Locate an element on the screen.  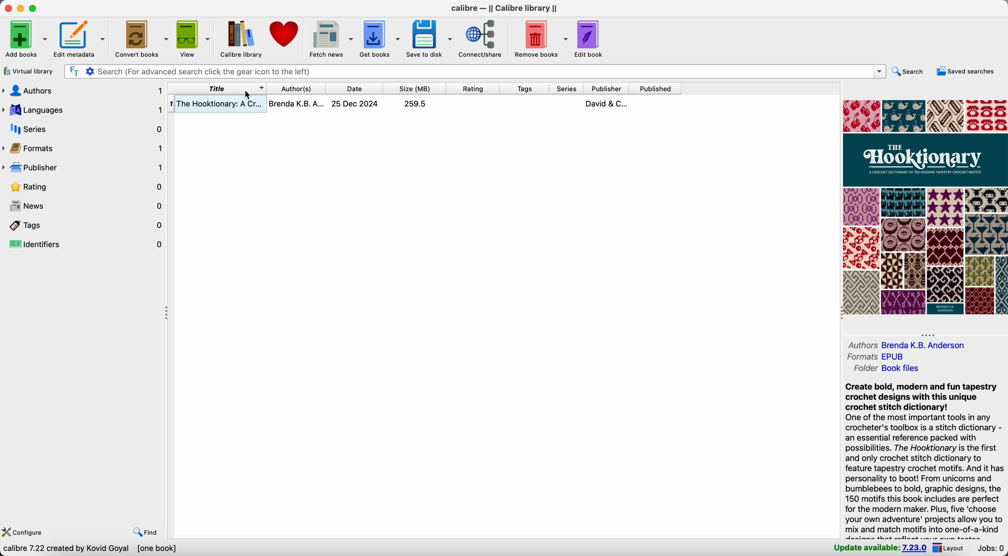
Jobs: 0 is located at coordinates (990, 549).